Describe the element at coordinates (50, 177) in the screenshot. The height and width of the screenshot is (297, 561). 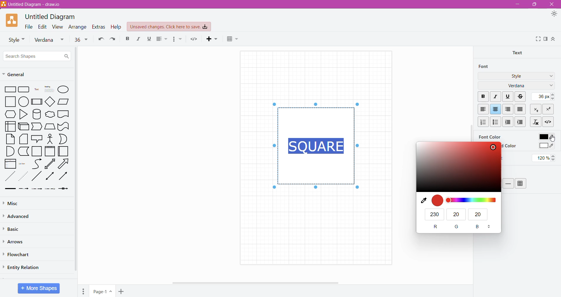
I see `Double Arrow ` at that location.